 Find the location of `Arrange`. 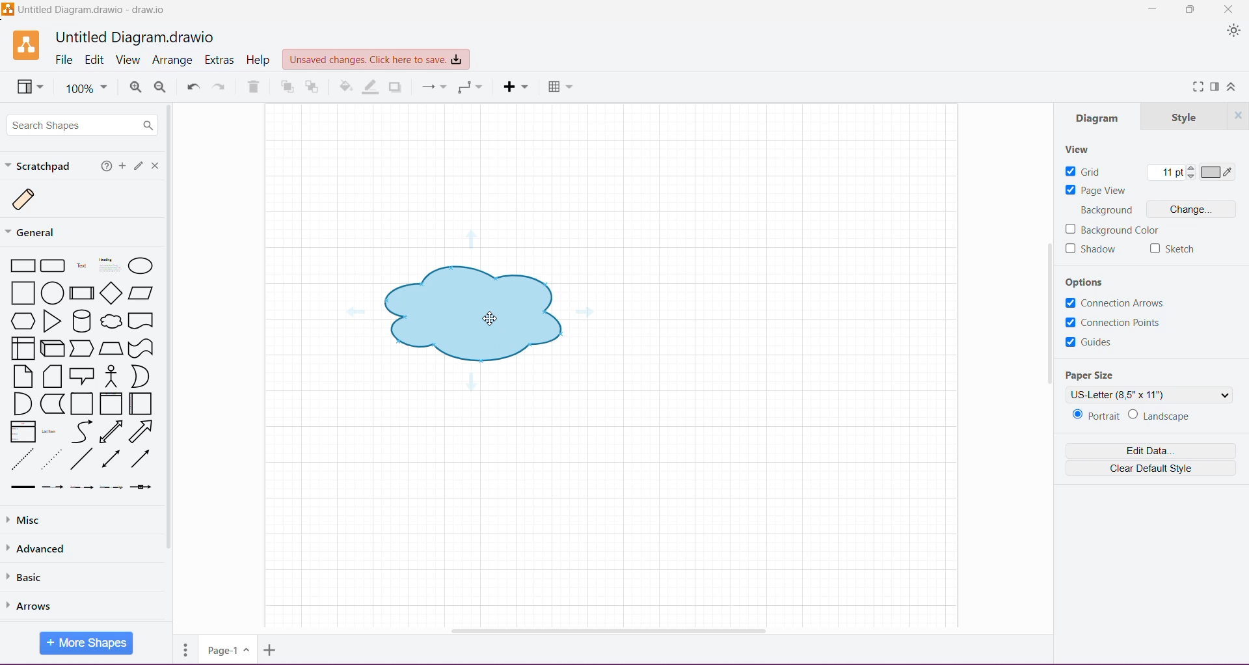

Arrange is located at coordinates (174, 61).